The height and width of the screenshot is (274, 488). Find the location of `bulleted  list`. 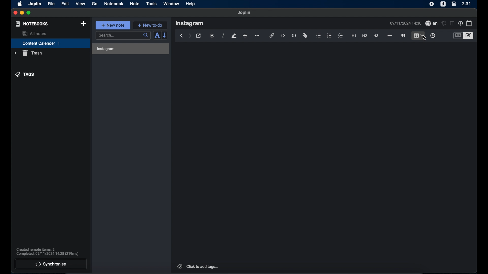

bulleted  list is located at coordinates (319, 35).